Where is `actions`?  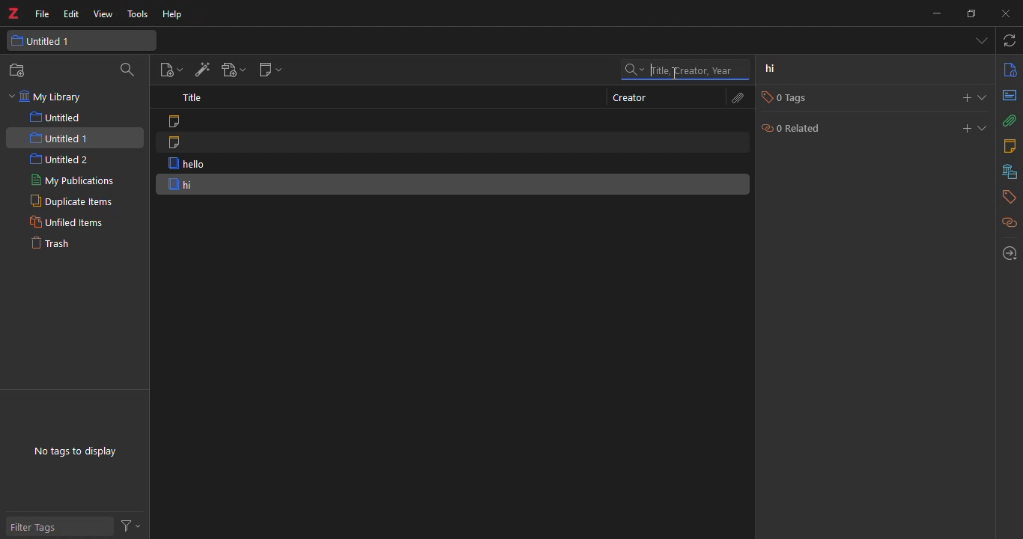 actions is located at coordinates (130, 524).